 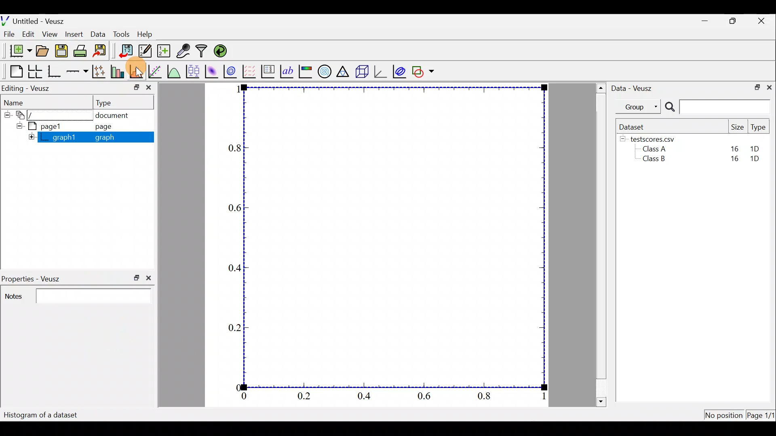 What do you see at coordinates (232, 326) in the screenshot?
I see `0.2` at bounding box center [232, 326].